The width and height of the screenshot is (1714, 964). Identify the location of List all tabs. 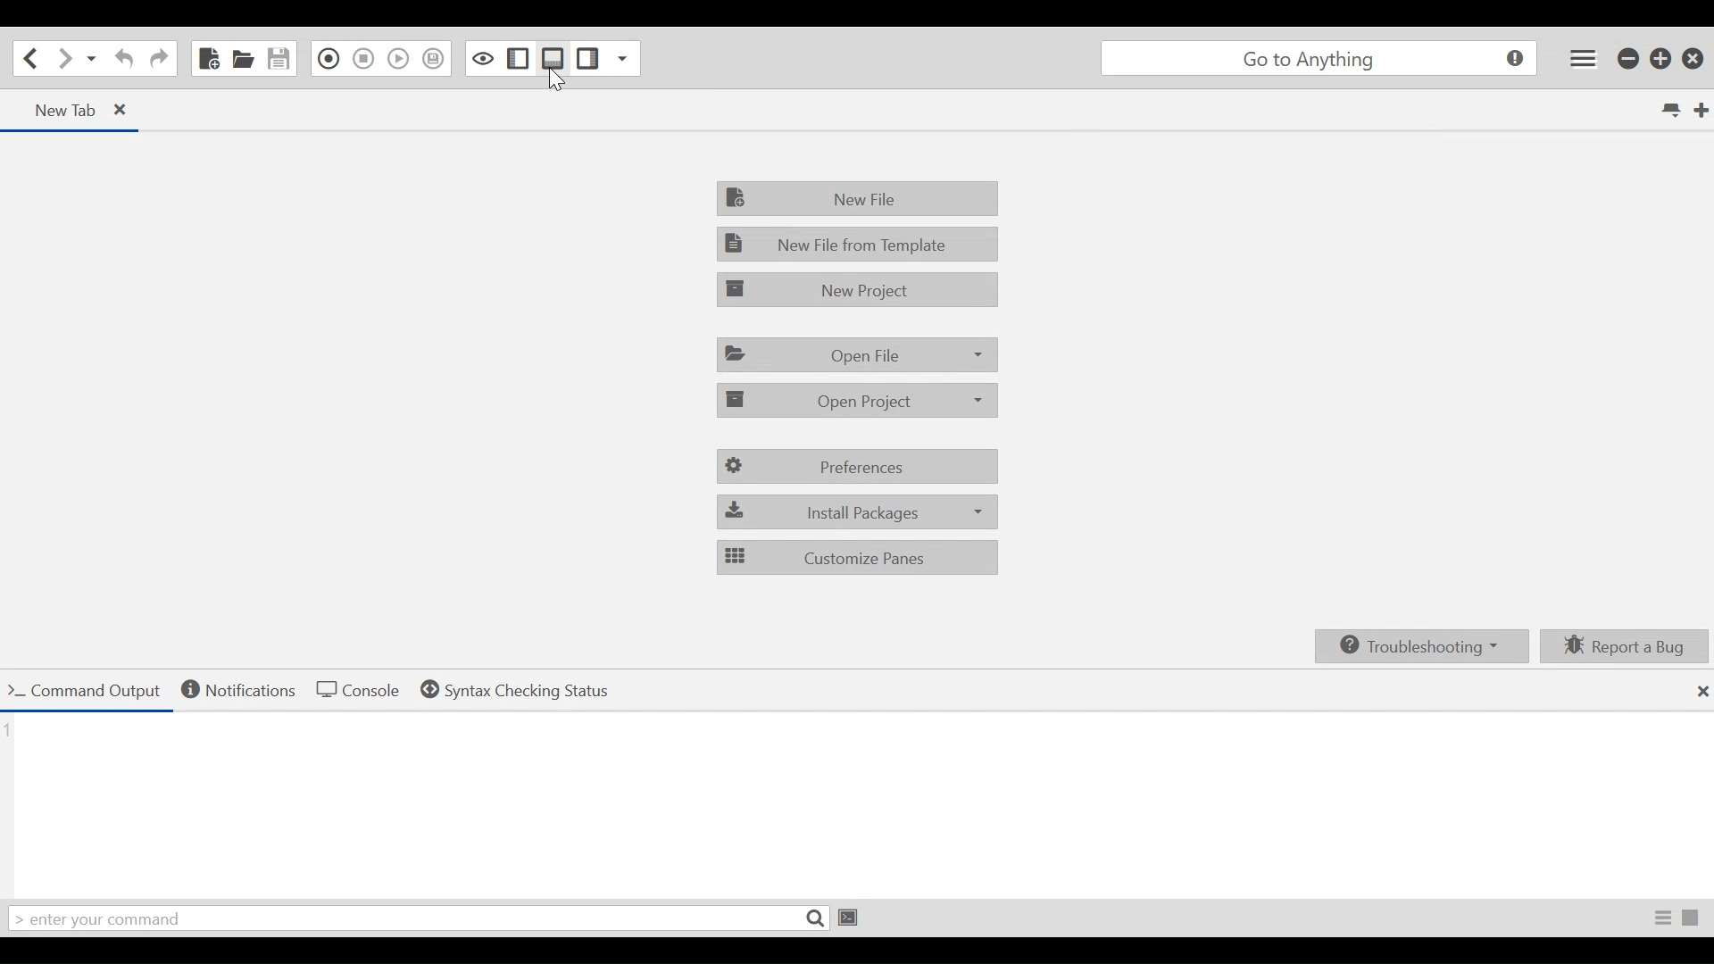
(1669, 111).